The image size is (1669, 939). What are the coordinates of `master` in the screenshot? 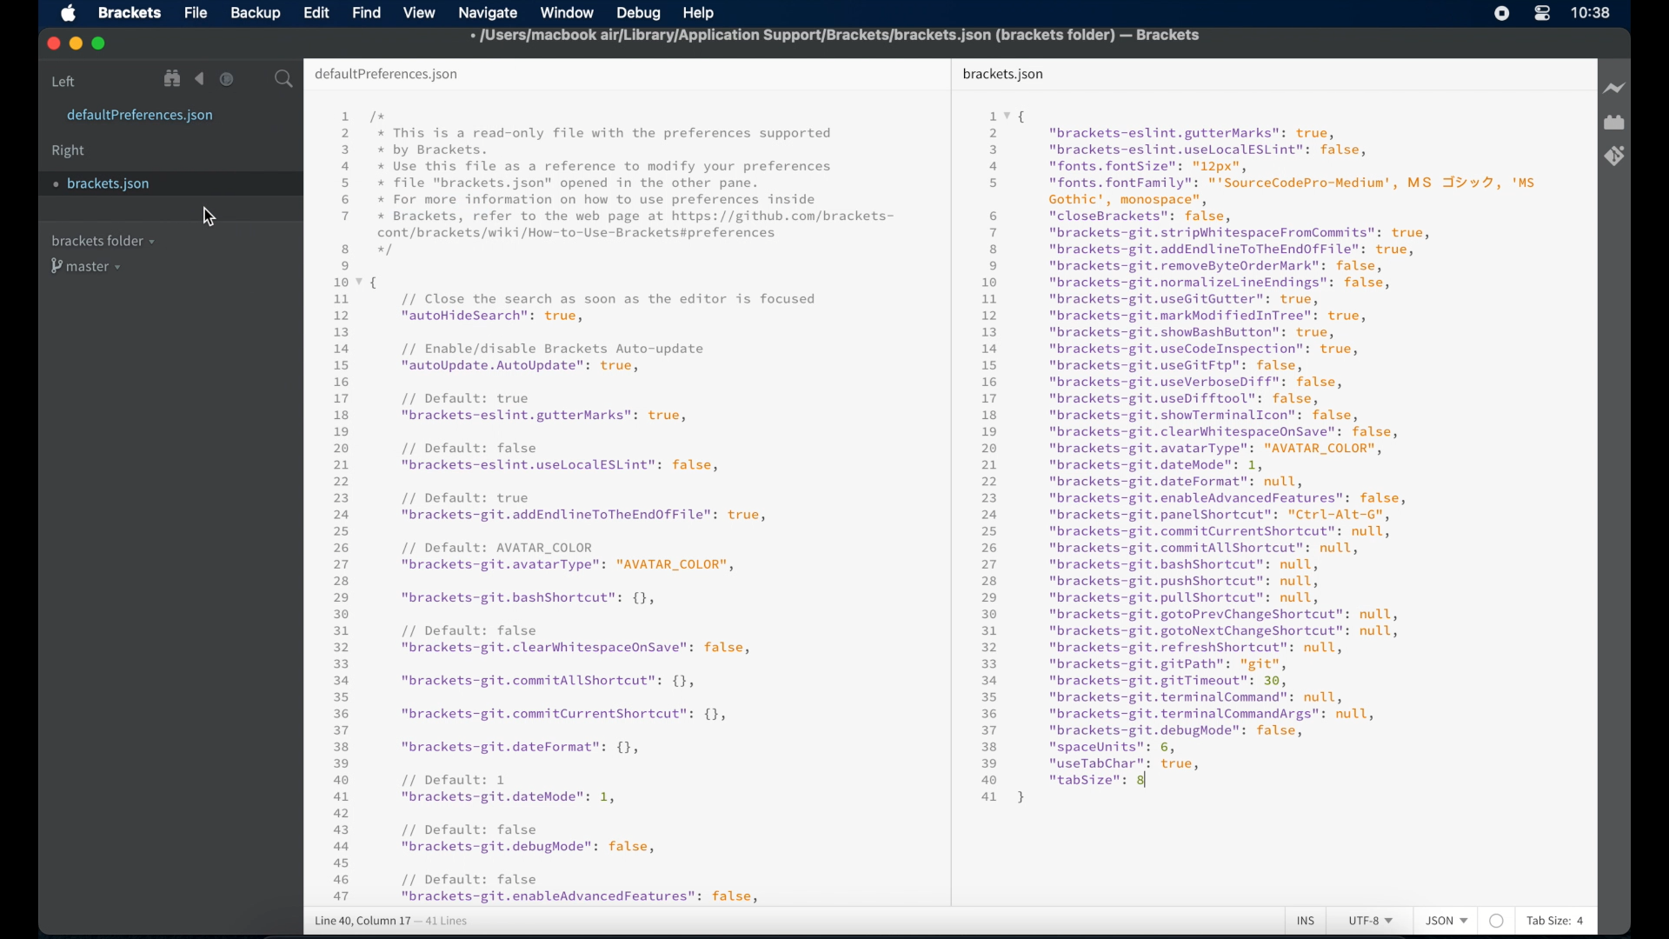 It's located at (88, 266).